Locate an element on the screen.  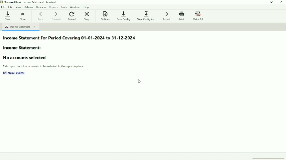
Actions is located at coordinates (29, 7).